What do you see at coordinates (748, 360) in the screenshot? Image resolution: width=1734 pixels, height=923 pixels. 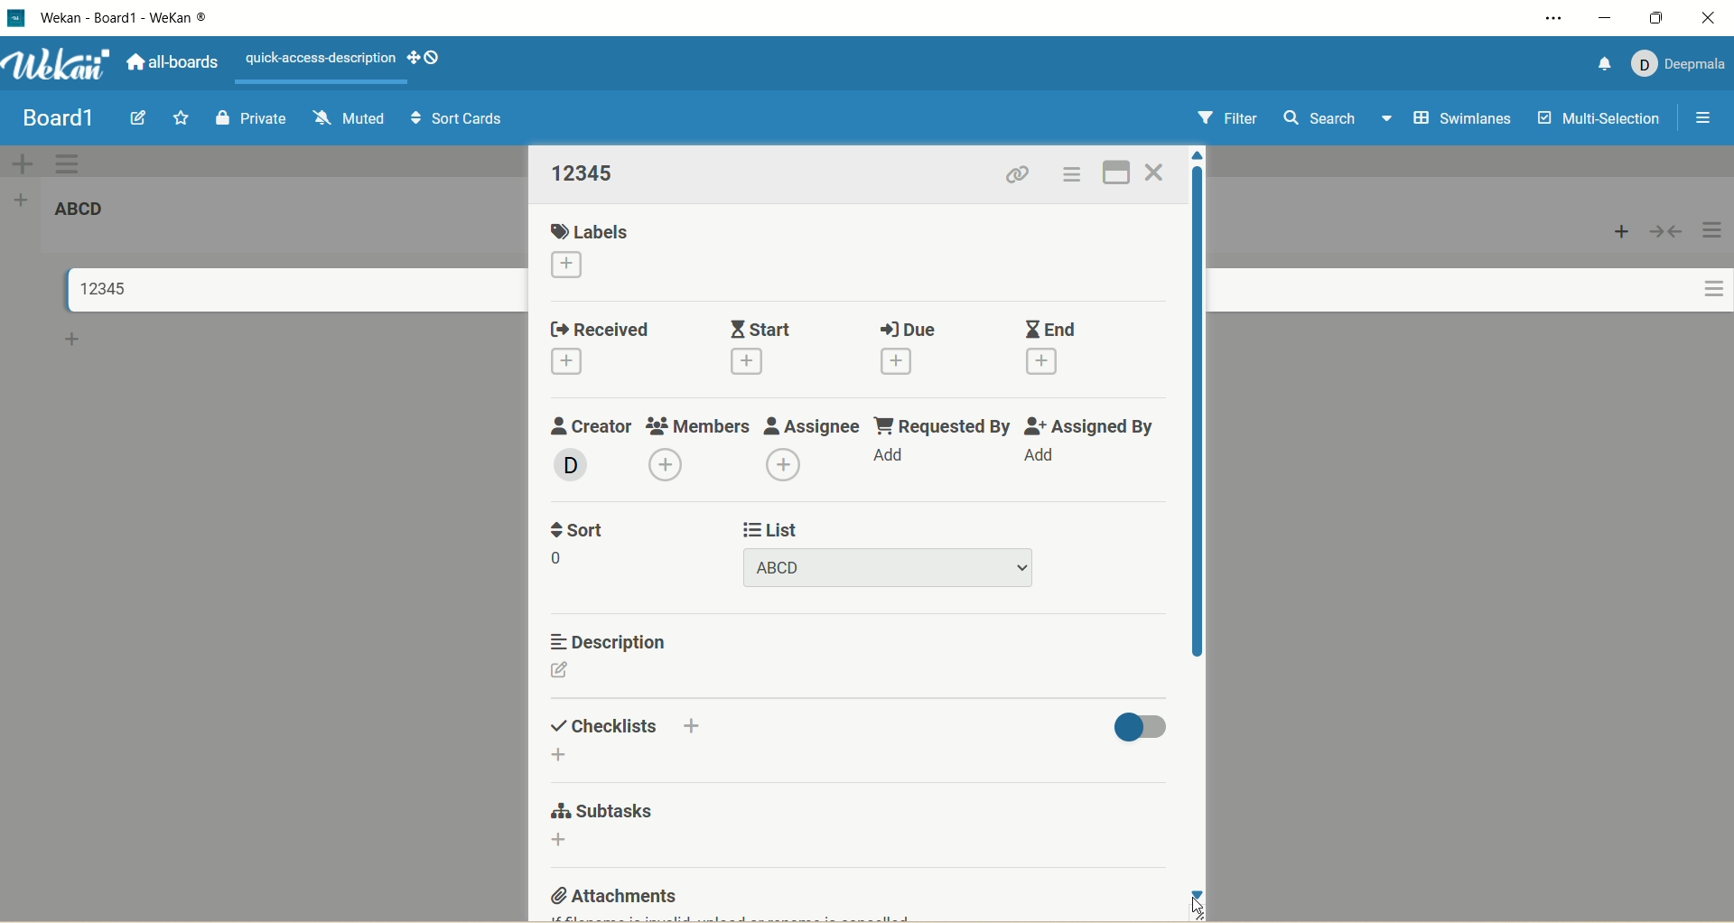 I see `add` at bounding box center [748, 360].